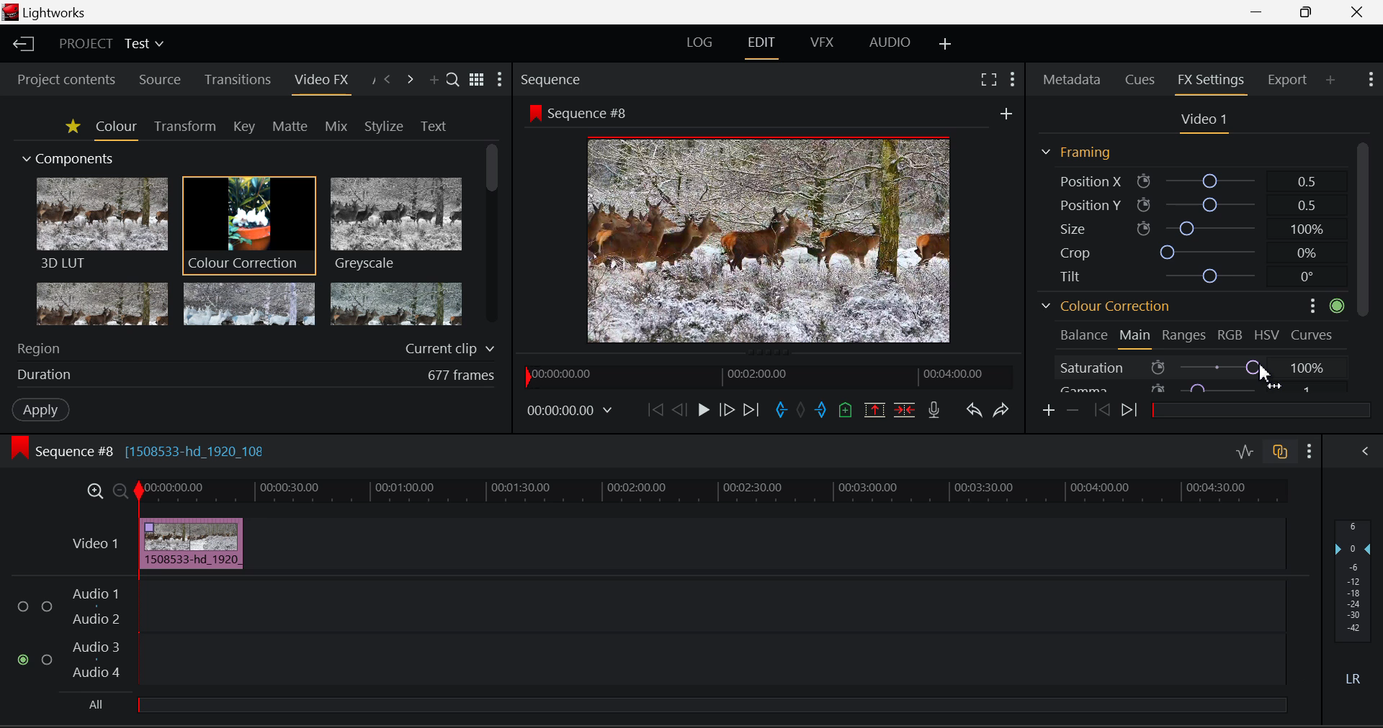 The height and width of the screenshot is (728, 1383). What do you see at coordinates (1003, 411) in the screenshot?
I see `Redo` at bounding box center [1003, 411].